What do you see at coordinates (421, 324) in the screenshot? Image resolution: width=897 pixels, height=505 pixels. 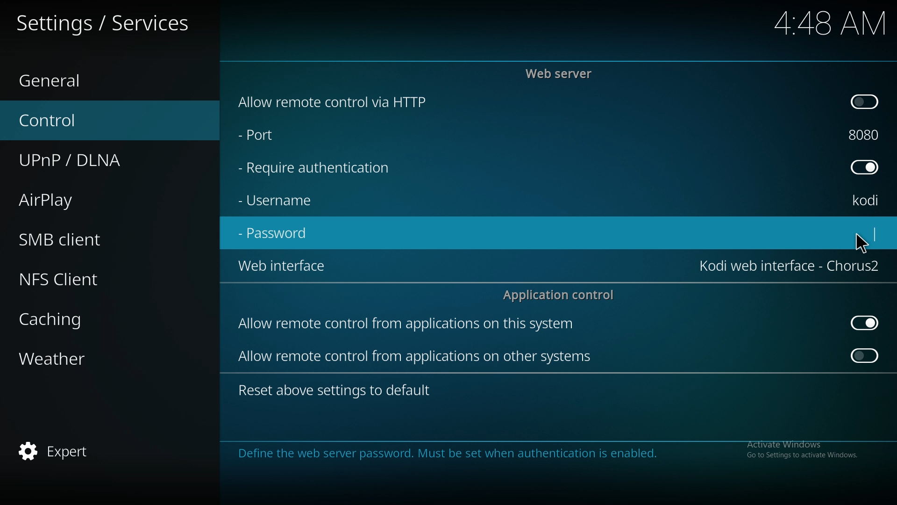 I see `allow remote control from apps on this system` at bounding box center [421, 324].